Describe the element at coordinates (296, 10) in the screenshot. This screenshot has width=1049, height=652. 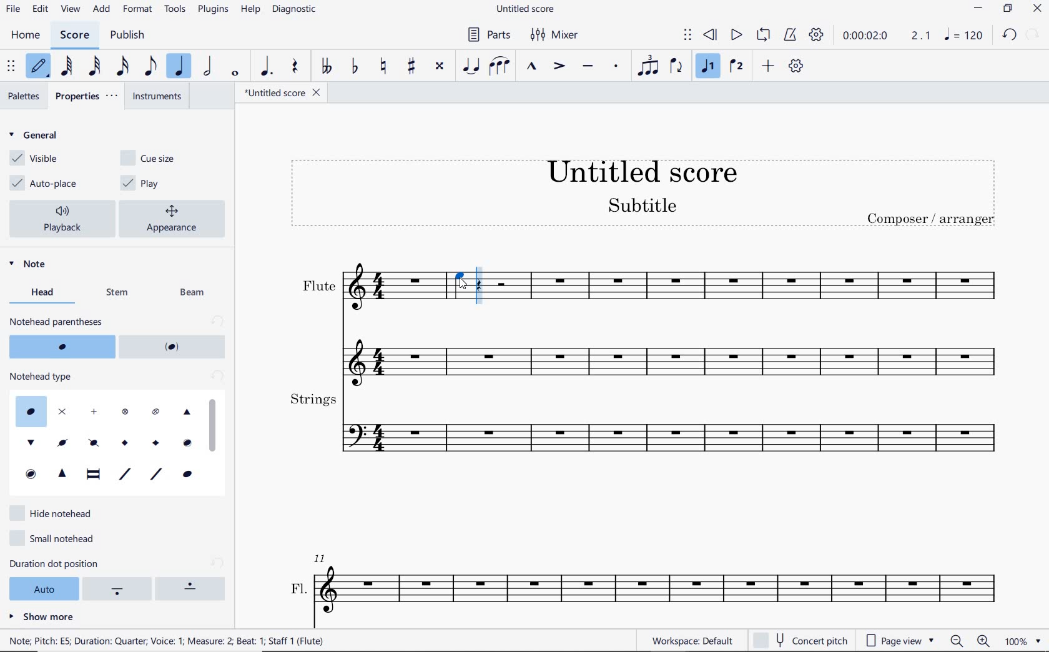
I see `DIAGNOSTIC` at that location.